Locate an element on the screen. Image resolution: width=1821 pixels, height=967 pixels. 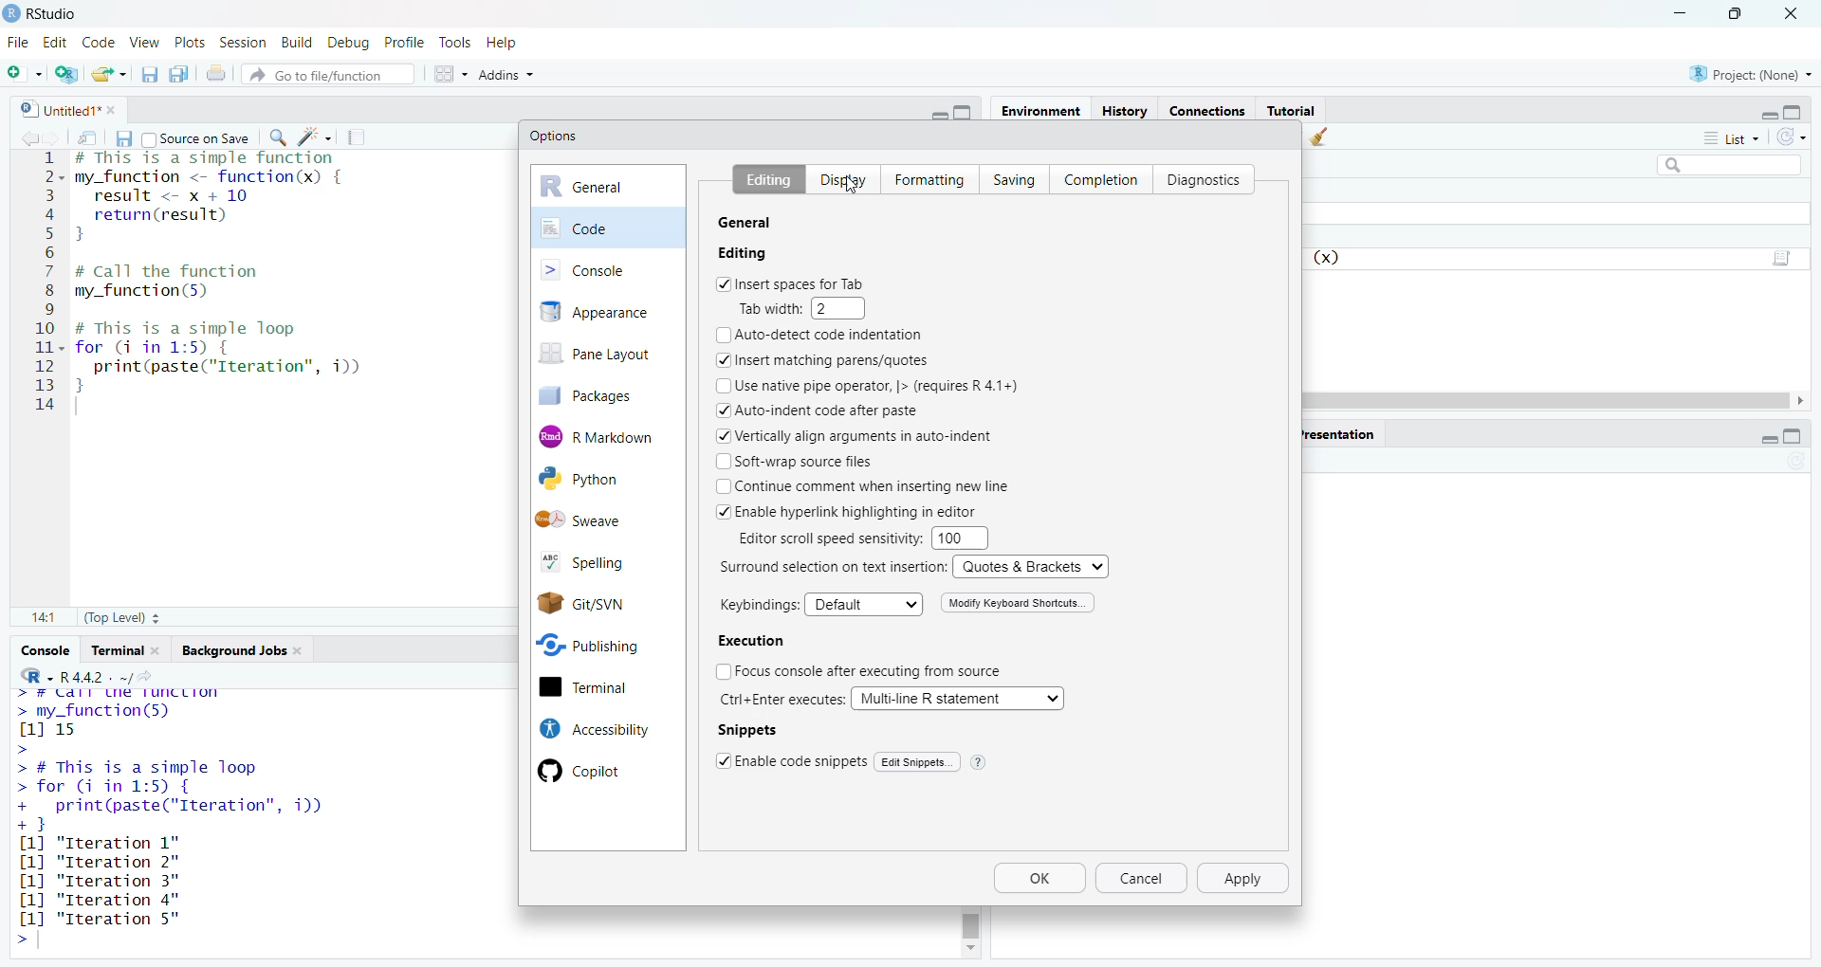
prompt cursor is located at coordinates (19, 940).